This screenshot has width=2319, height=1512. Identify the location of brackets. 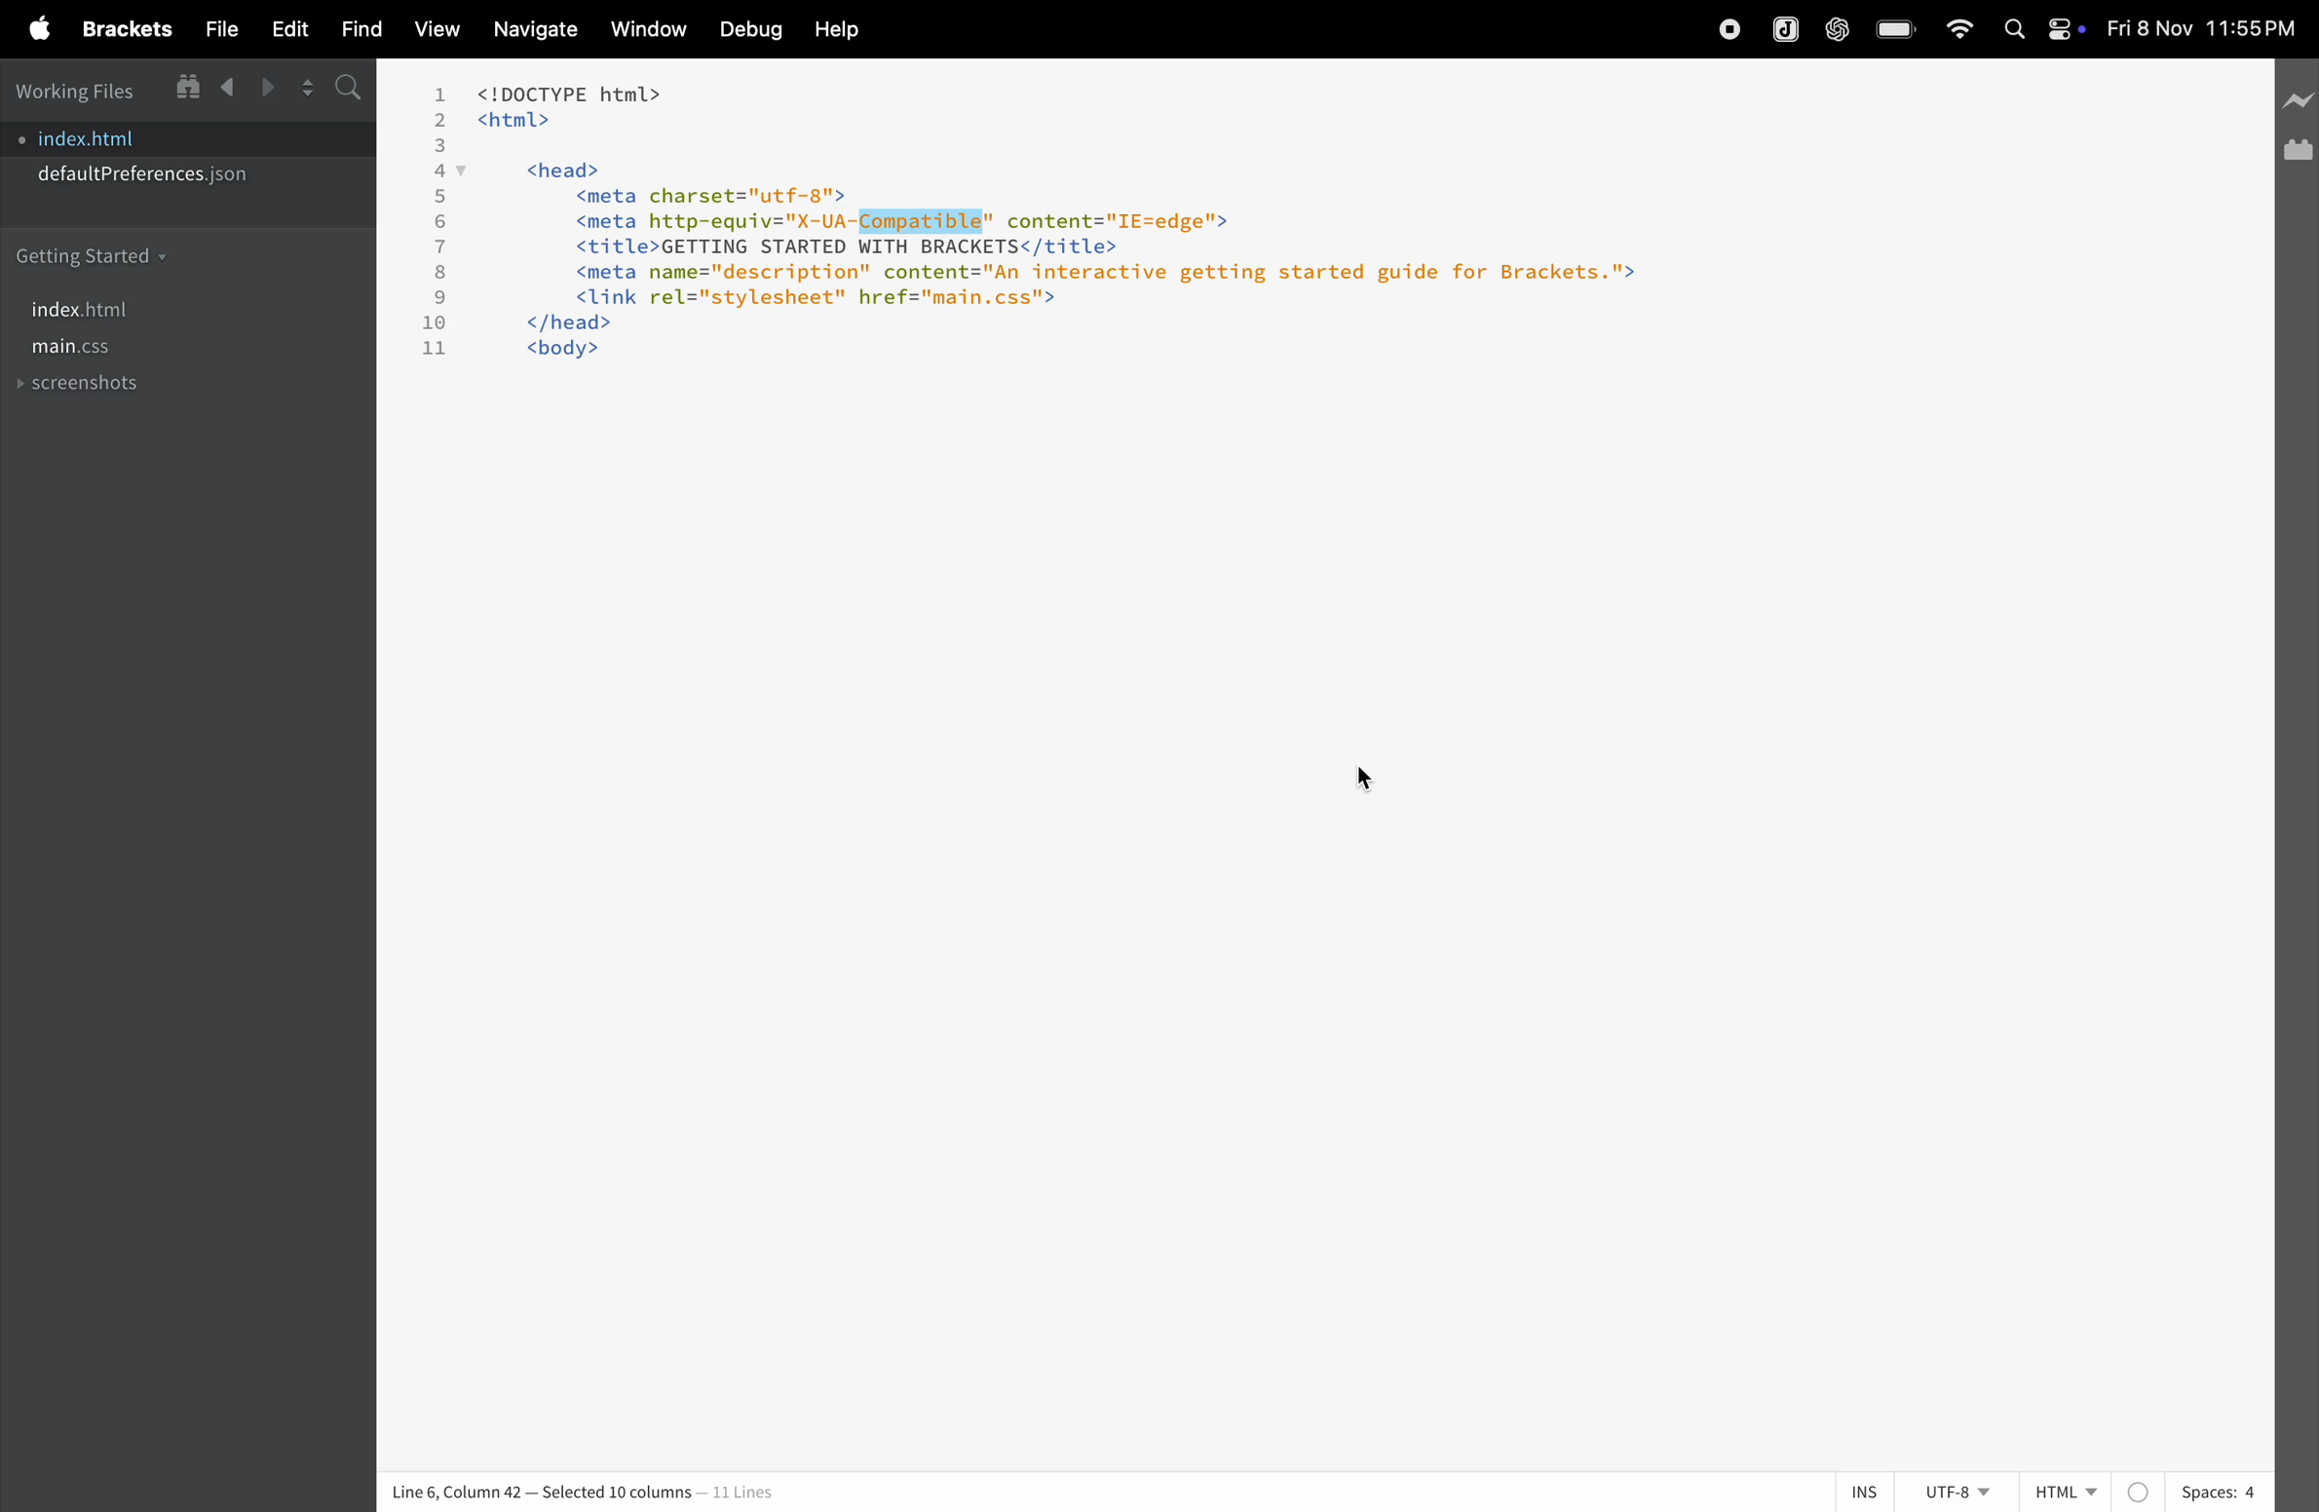
(122, 28).